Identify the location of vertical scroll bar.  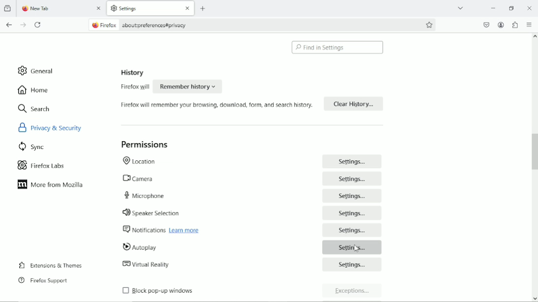
(534, 152).